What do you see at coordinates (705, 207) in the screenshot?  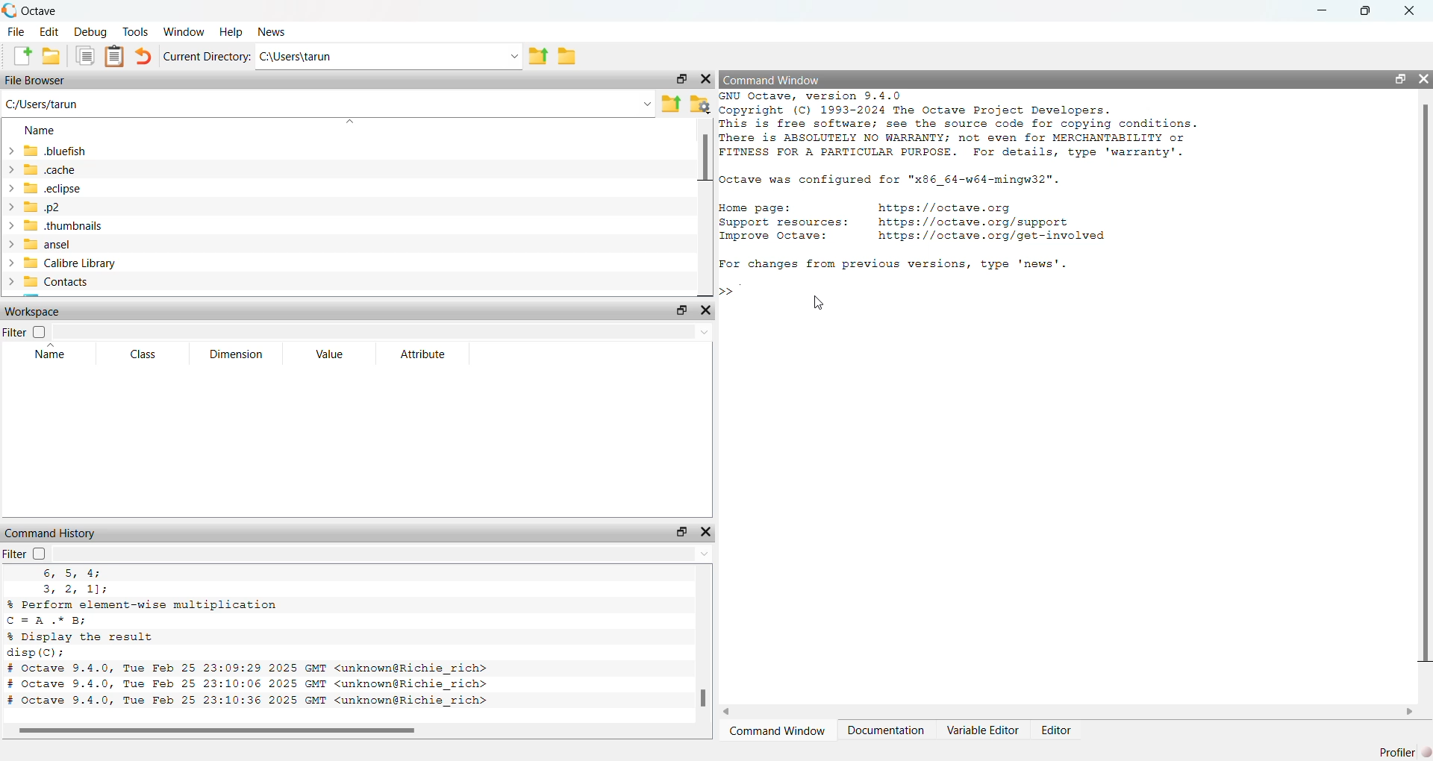 I see `Scroll` at bounding box center [705, 207].